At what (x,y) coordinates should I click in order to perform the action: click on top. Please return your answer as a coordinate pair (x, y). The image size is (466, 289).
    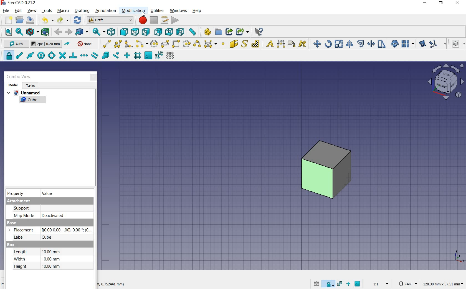
    Looking at the image, I should click on (136, 32).